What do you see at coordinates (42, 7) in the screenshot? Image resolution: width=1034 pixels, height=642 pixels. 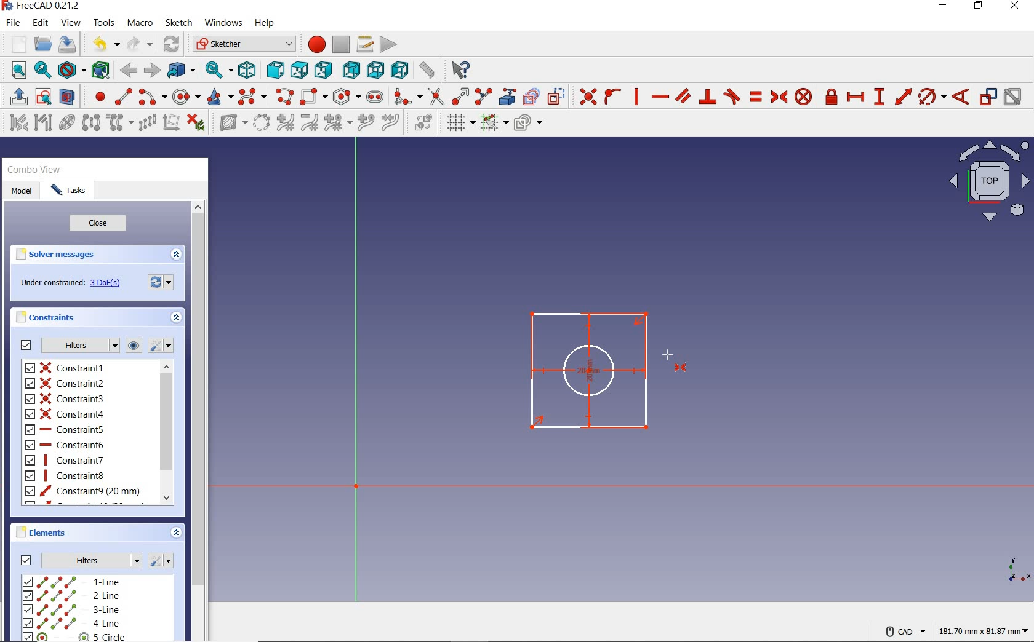 I see `FreeCAD 0.21.2` at bounding box center [42, 7].